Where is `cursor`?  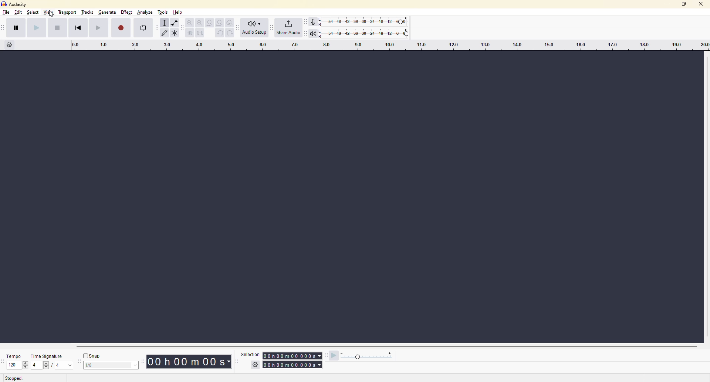
cursor is located at coordinates (51, 14).